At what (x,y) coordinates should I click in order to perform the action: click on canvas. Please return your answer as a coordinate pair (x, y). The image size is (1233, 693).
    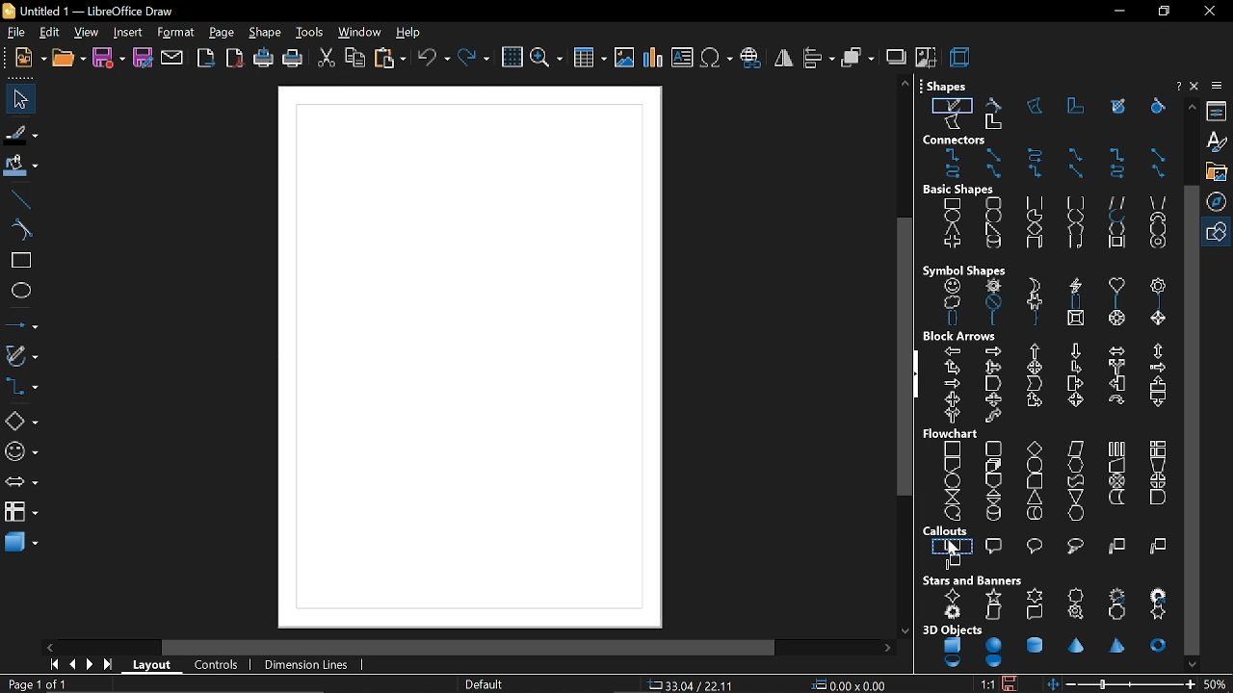
    Looking at the image, I should click on (471, 356).